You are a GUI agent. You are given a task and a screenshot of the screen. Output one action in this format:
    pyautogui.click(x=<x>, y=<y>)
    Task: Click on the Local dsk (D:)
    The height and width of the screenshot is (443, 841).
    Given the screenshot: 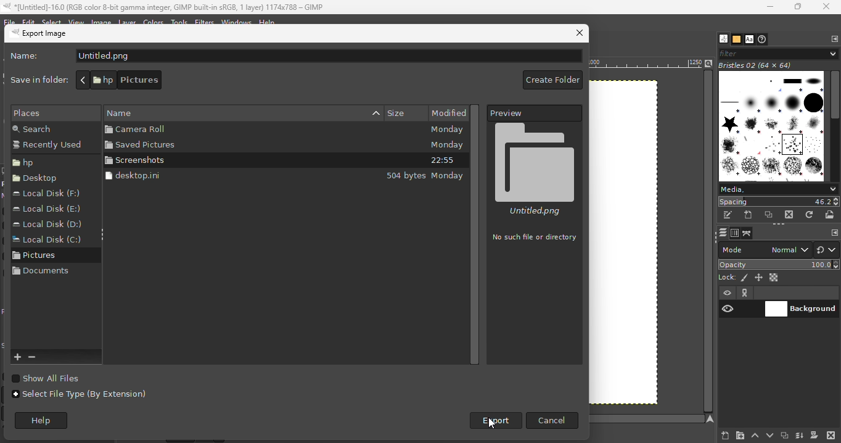 What is the action you would take?
    pyautogui.click(x=50, y=224)
    